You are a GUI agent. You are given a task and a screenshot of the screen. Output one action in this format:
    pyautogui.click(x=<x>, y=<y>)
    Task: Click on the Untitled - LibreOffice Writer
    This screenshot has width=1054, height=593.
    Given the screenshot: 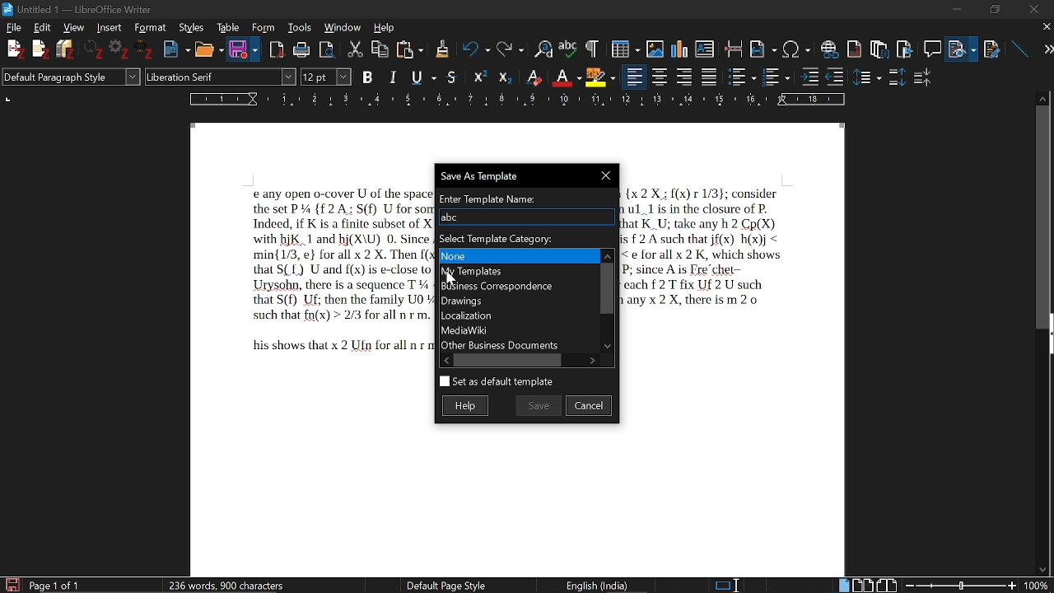 What is the action you would take?
    pyautogui.click(x=92, y=7)
    